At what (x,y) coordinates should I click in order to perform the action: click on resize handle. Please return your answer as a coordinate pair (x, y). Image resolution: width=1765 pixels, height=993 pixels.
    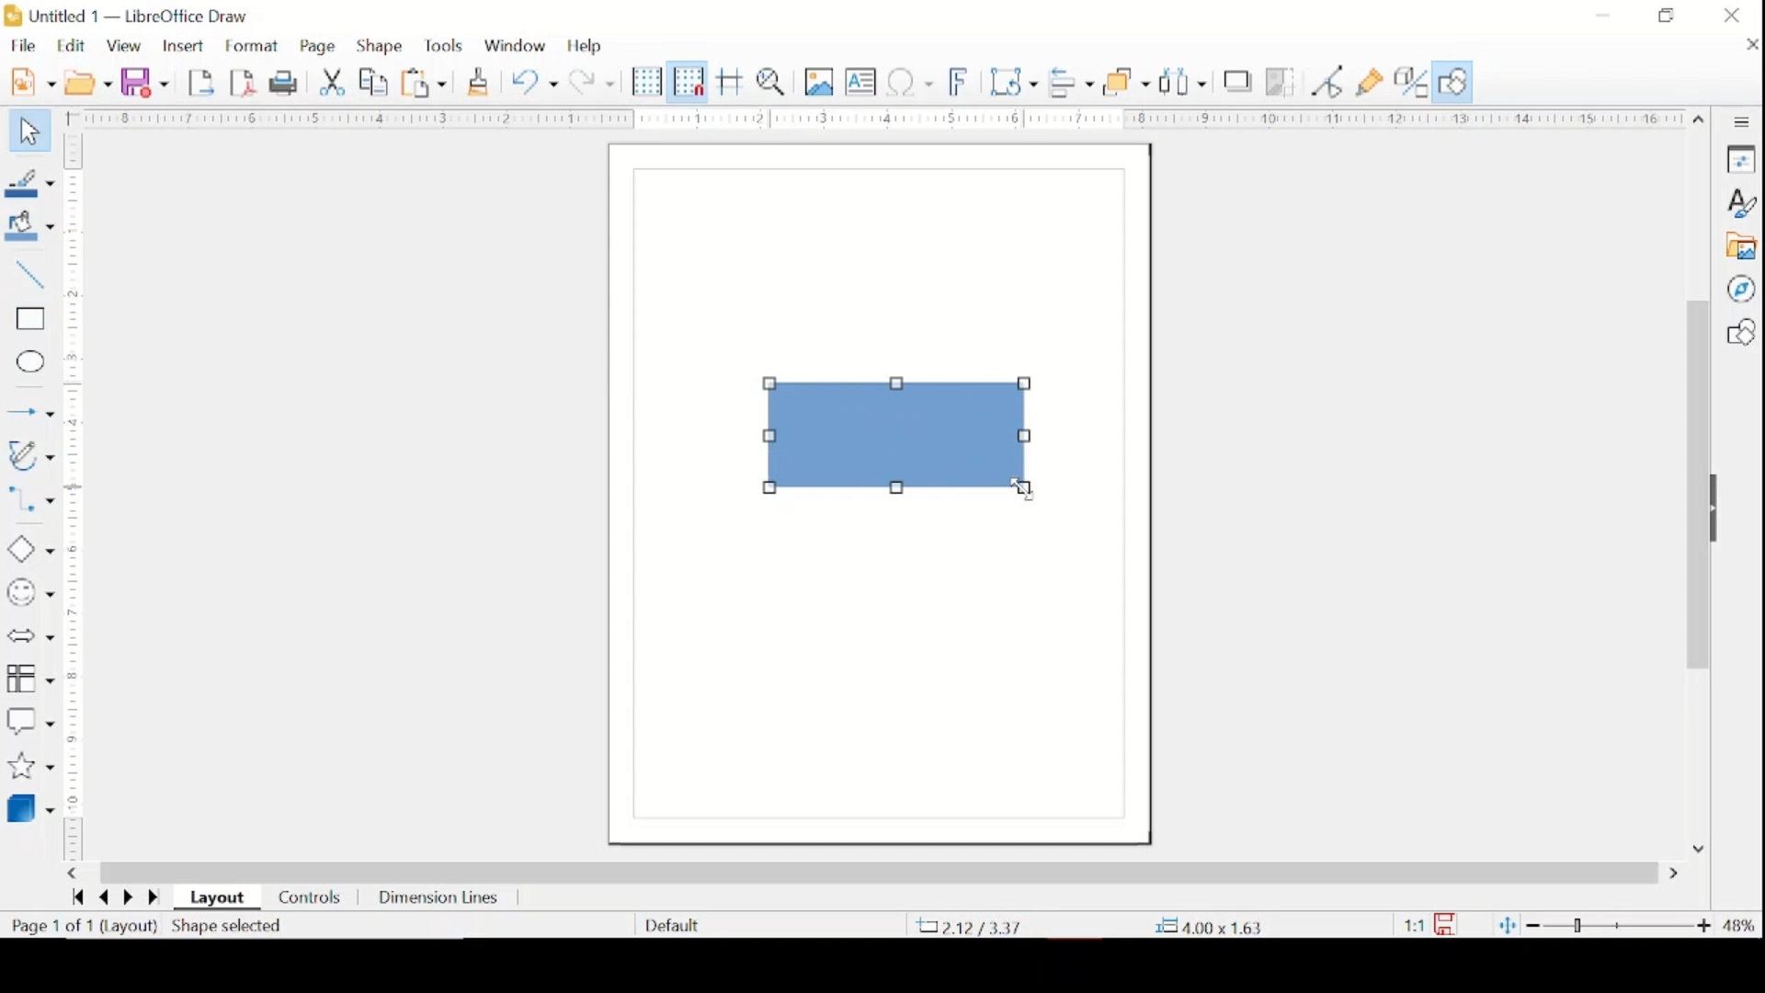
    Looking at the image, I should click on (771, 435).